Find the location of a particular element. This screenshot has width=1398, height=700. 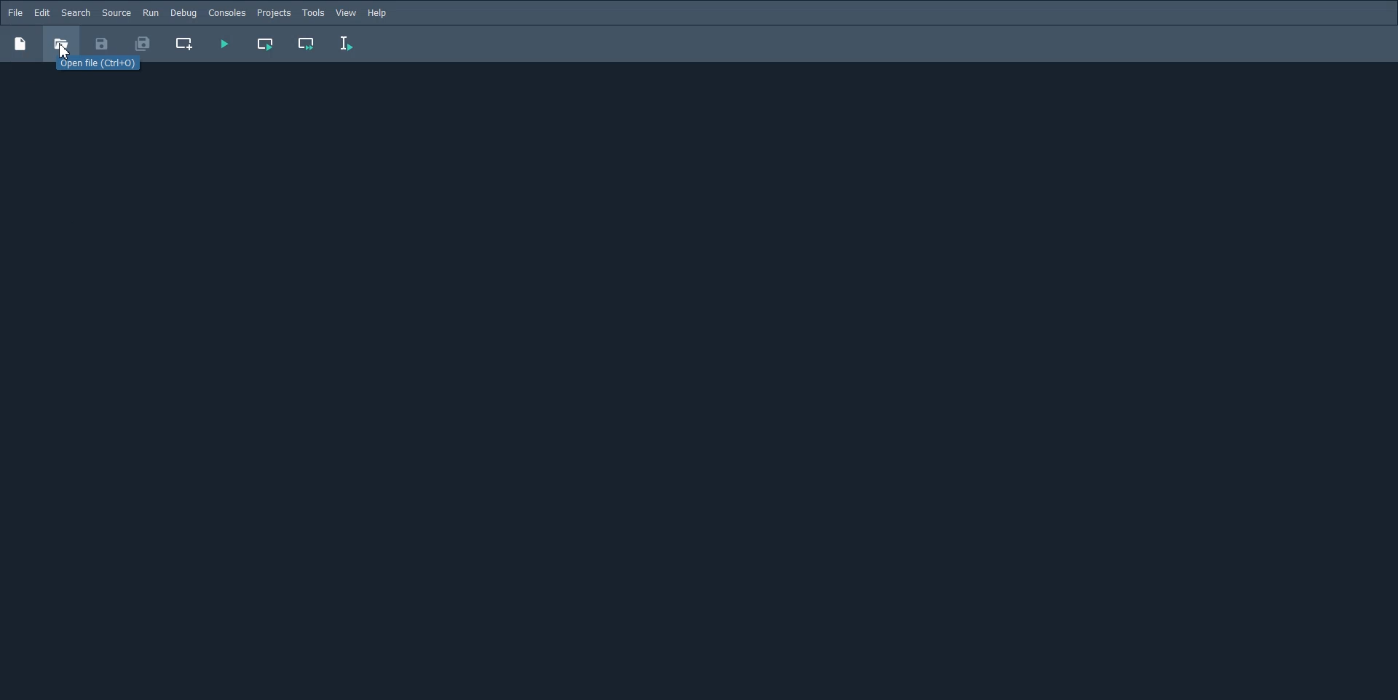

Run Selection is located at coordinates (347, 44).